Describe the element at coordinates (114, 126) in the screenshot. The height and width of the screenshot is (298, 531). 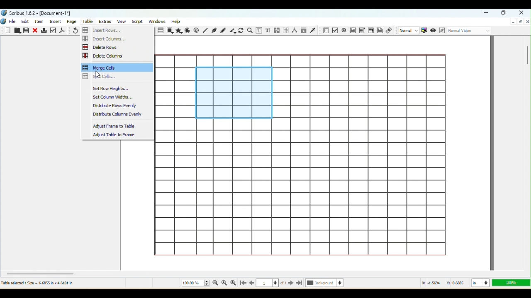
I see `Adjust frame to table` at that location.